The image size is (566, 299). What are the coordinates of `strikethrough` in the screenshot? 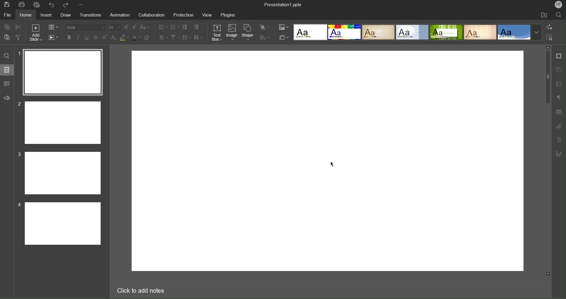 It's located at (96, 38).